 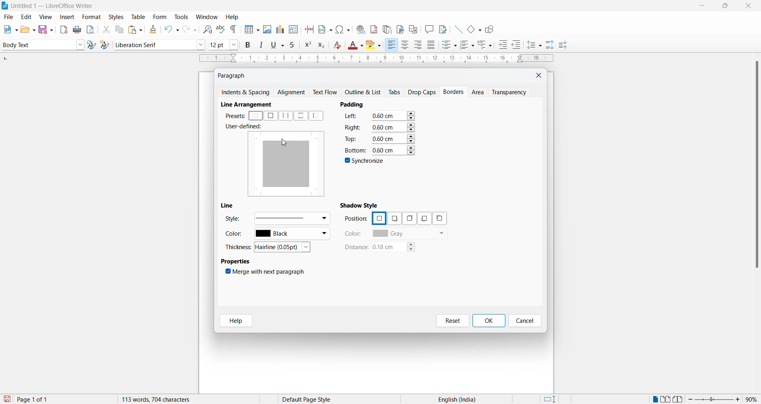 What do you see at coordinates (234, 116) in the screenshot?
I see `presets` at bounding box center [234, 116].